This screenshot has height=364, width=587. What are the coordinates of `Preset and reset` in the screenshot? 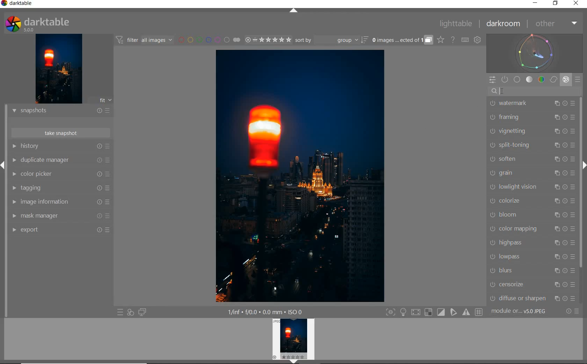 It's located at (574, 130).